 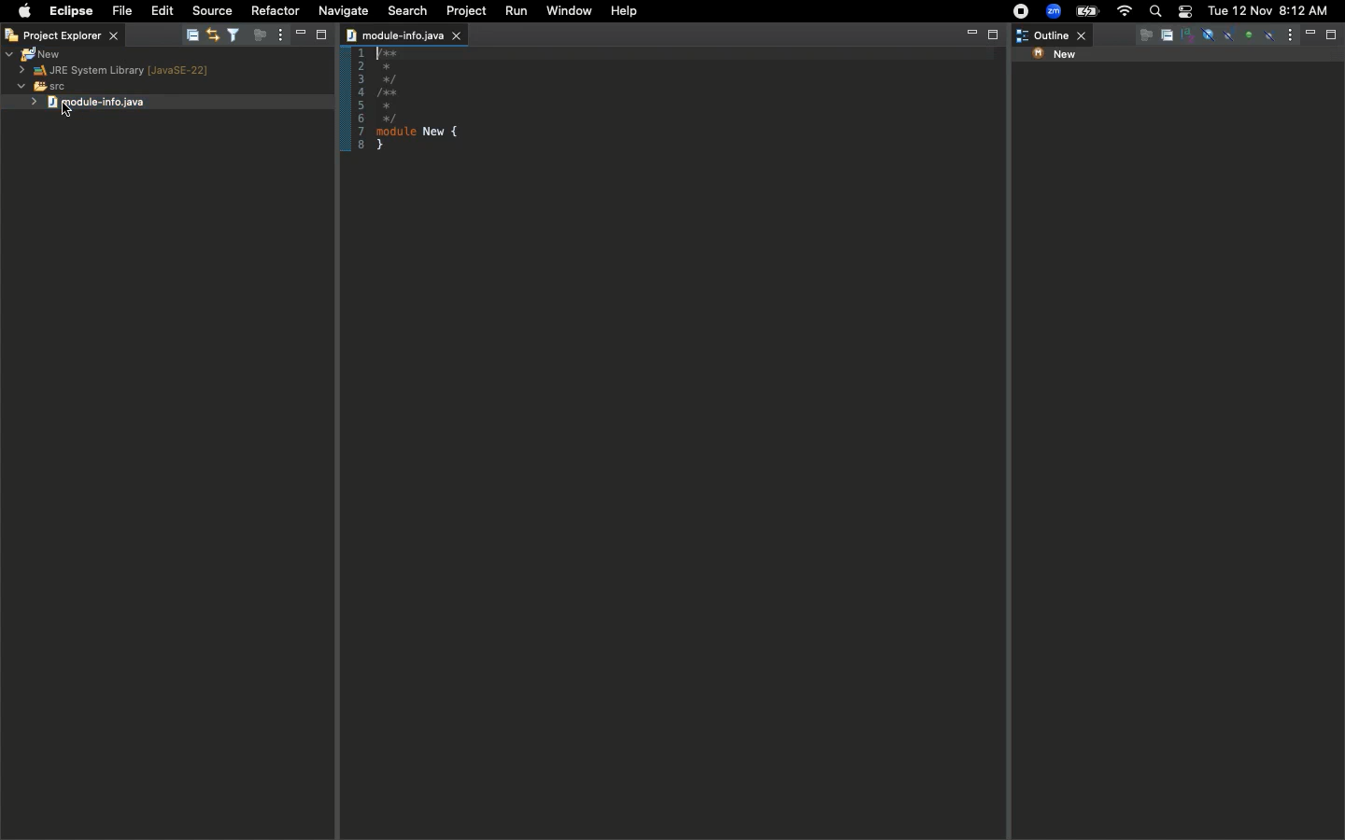 What do you see at coordinates (1249, 35) in the screenshot?
I see `` at bounding box center [1249, 35].